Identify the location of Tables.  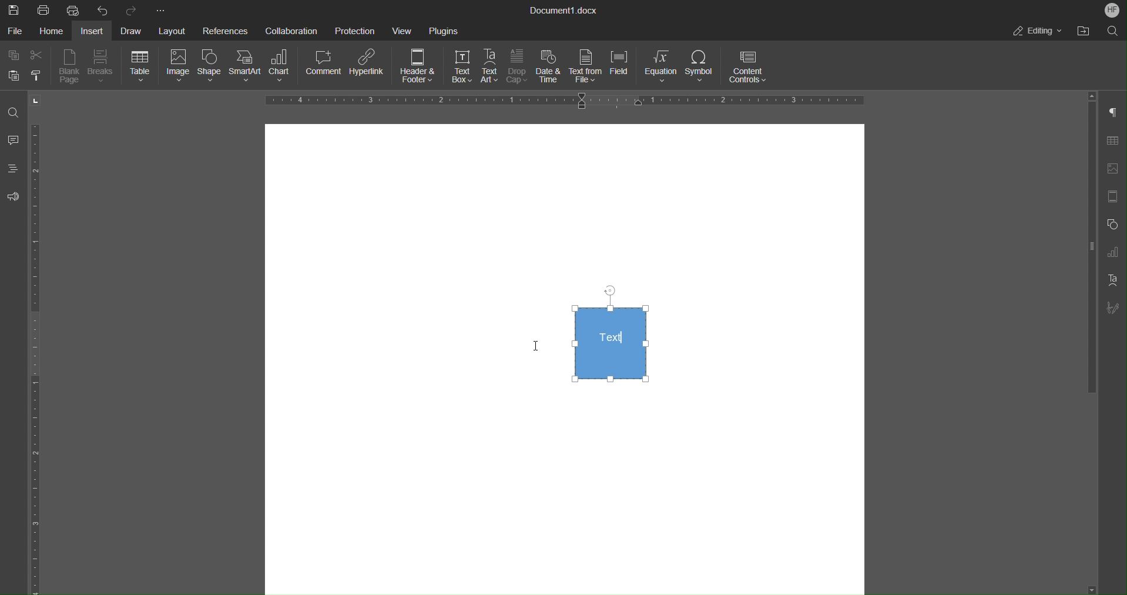
(1116, 141).